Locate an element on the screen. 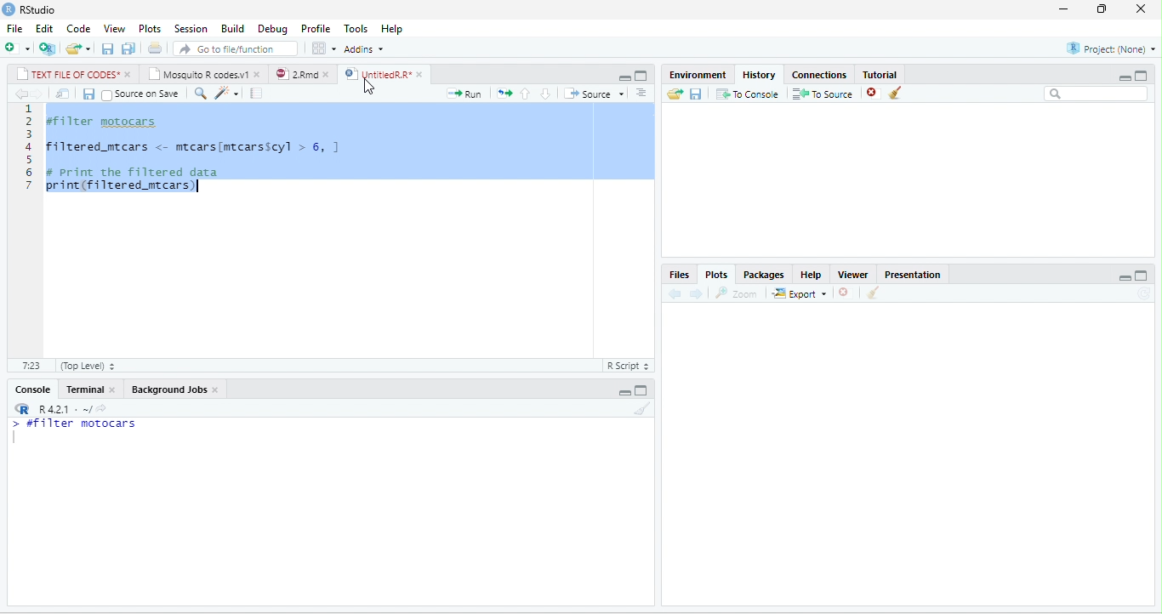  close is located at coordinates (1141, 9).